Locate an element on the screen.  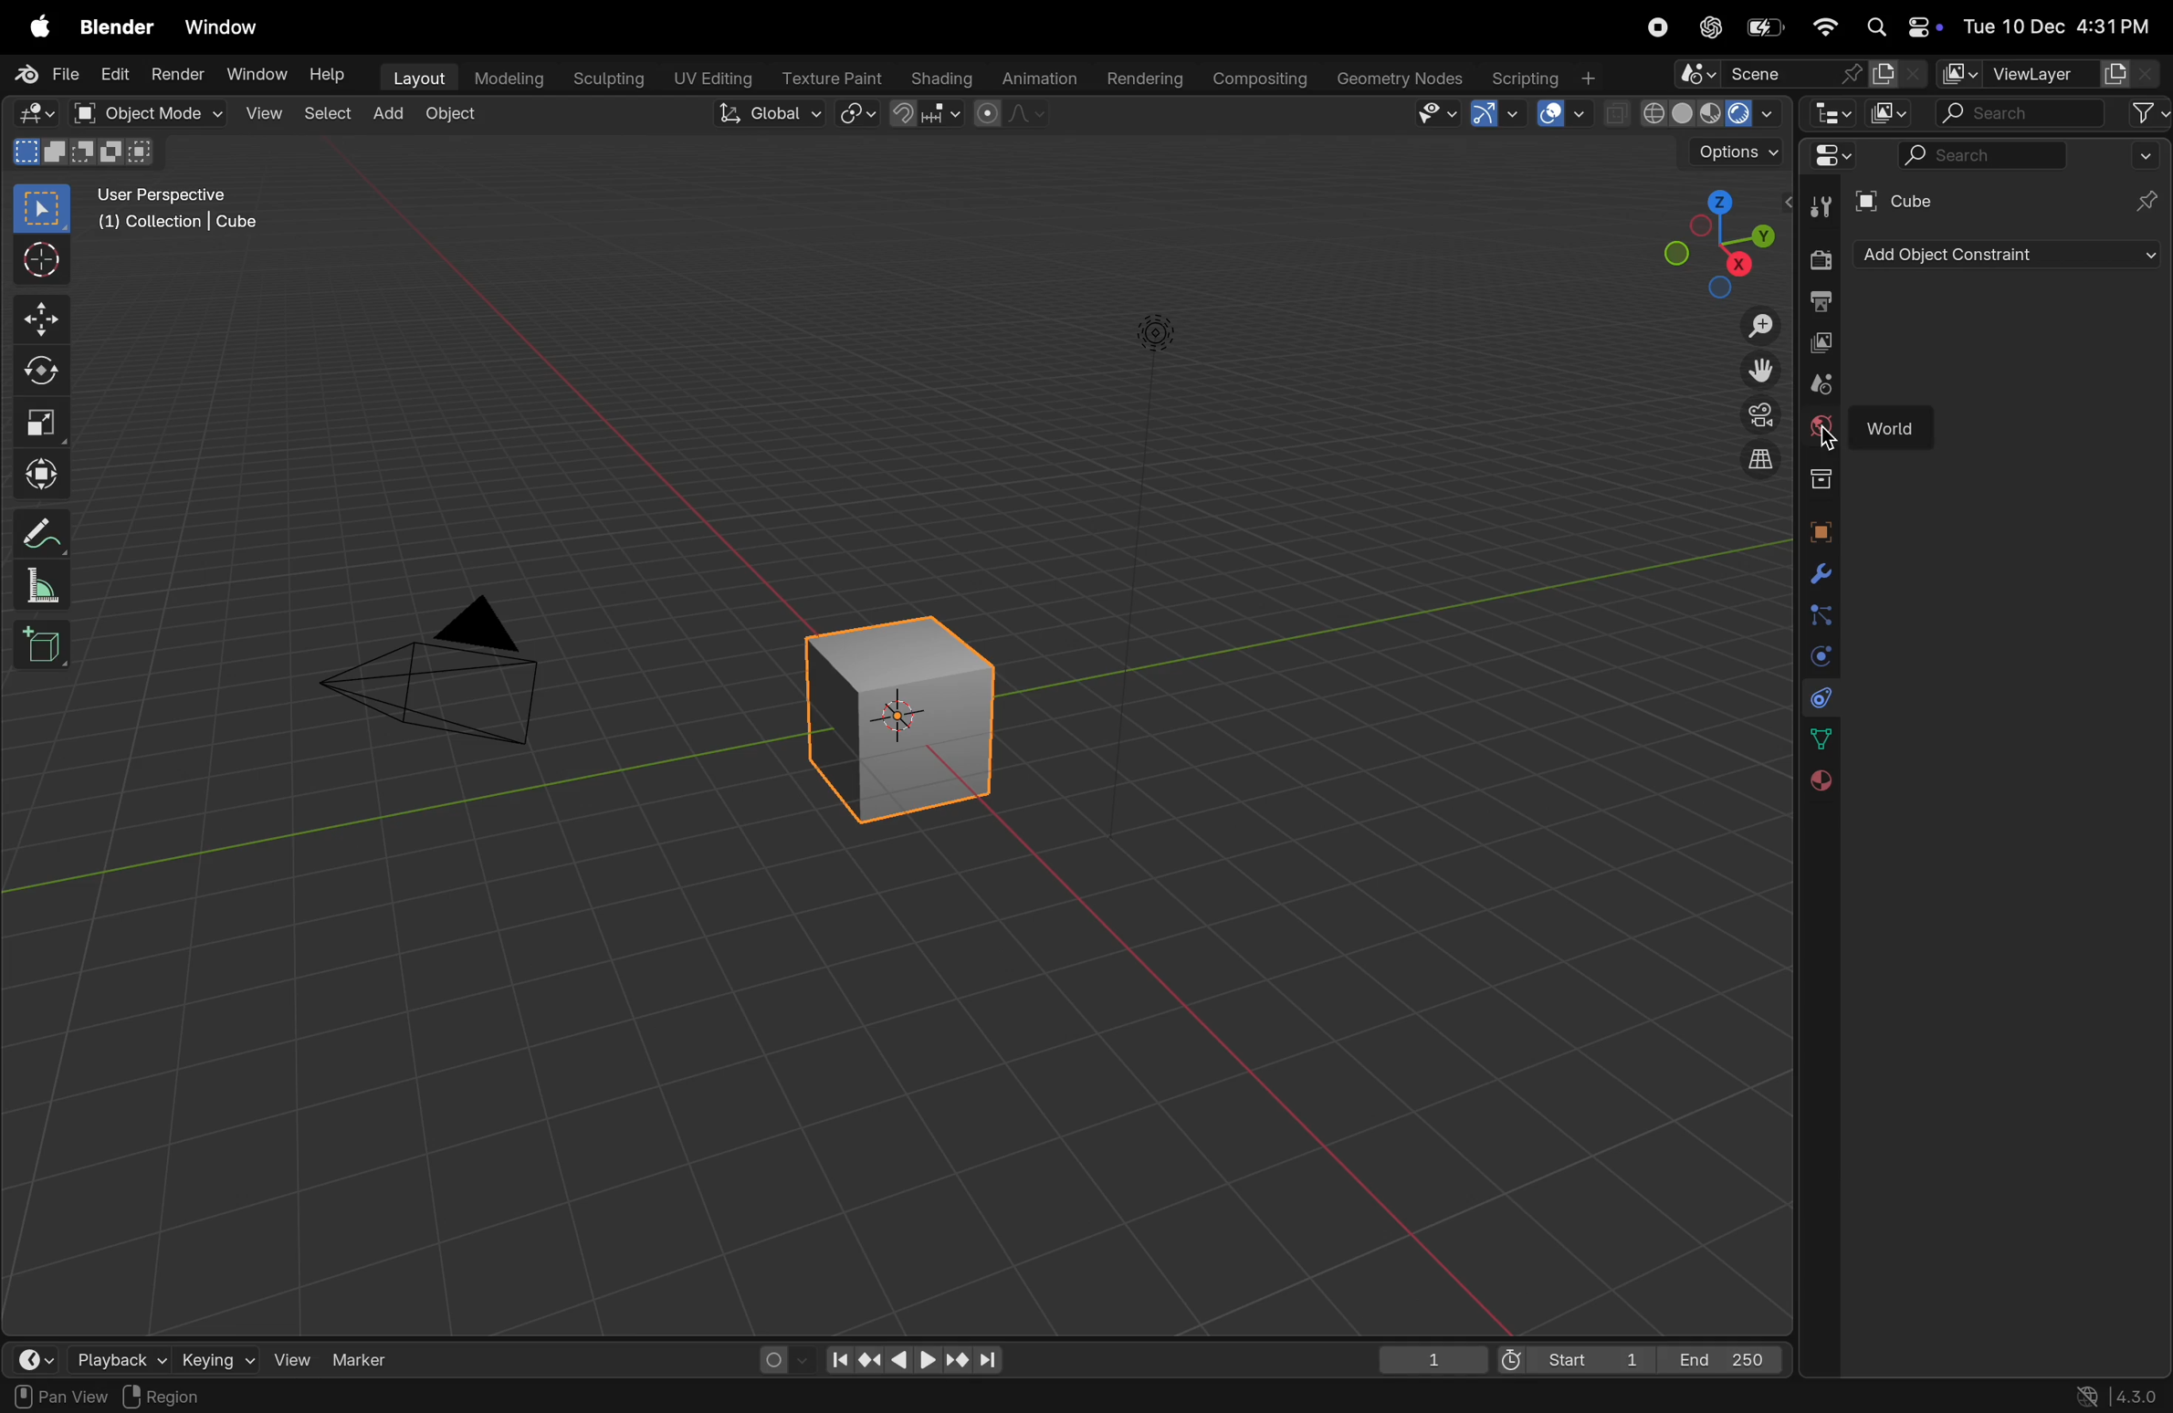
 is located at coordinates (1818, 302).